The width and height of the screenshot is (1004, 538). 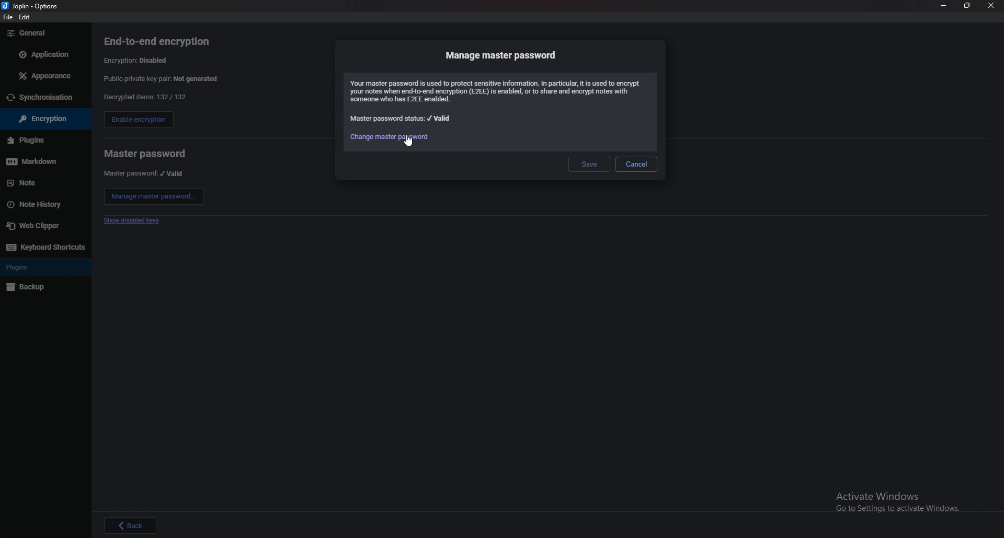 I want to click on plugins, so click(x=41, y=140).